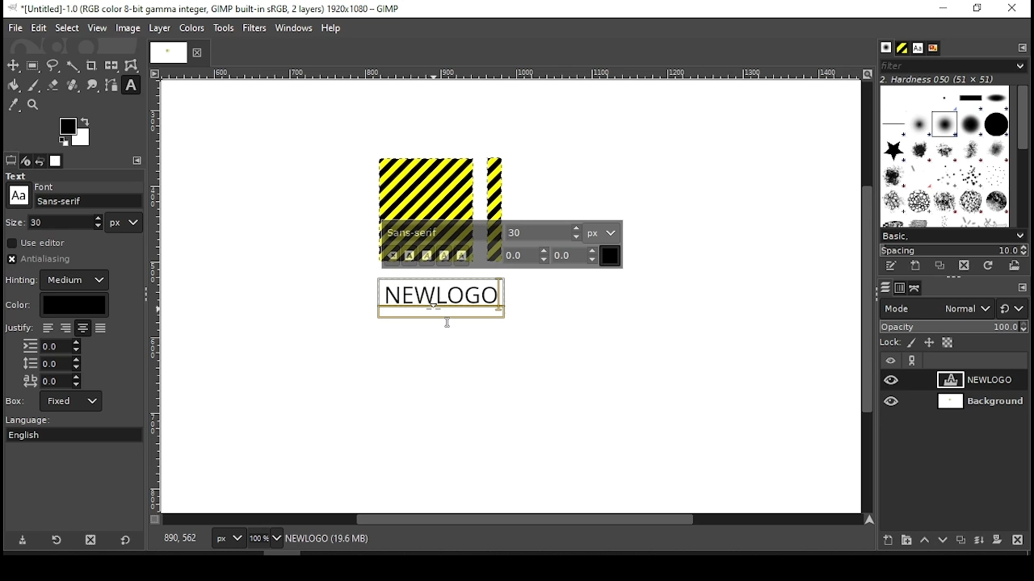 Image resolution: width=1034 pixels, height=581 pixels. I want to click on text tool, so click(131, 86).